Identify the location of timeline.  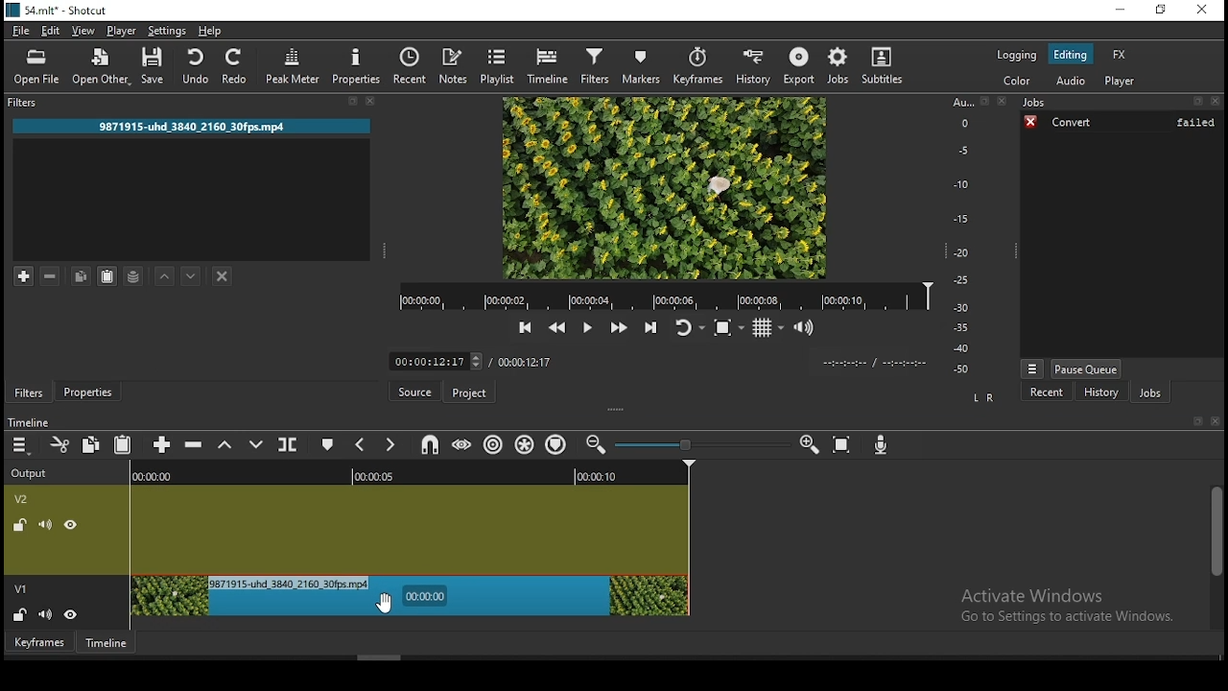
(550, 67).